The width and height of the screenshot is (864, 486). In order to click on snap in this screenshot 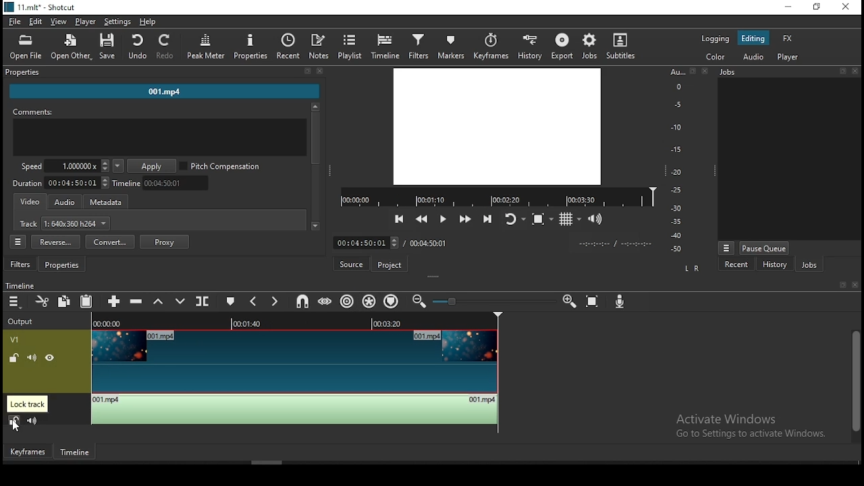, I will do `click(299, 302)`.